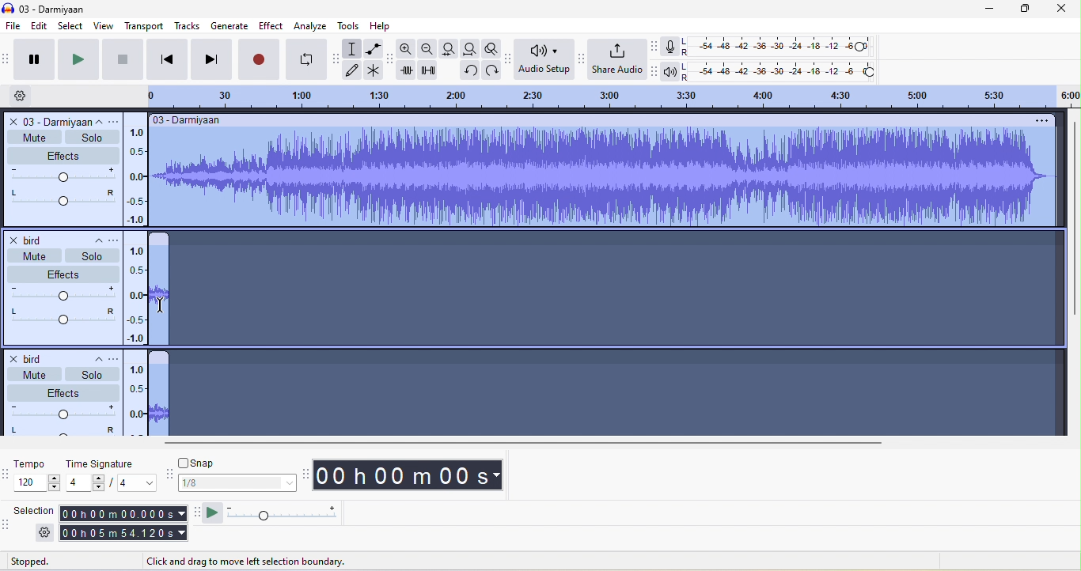 This screenshot has height=571, width=1081. What do you see at coordinates (349, 25) in the screenshot?
I see `tools` at bounding box center [349, 25].